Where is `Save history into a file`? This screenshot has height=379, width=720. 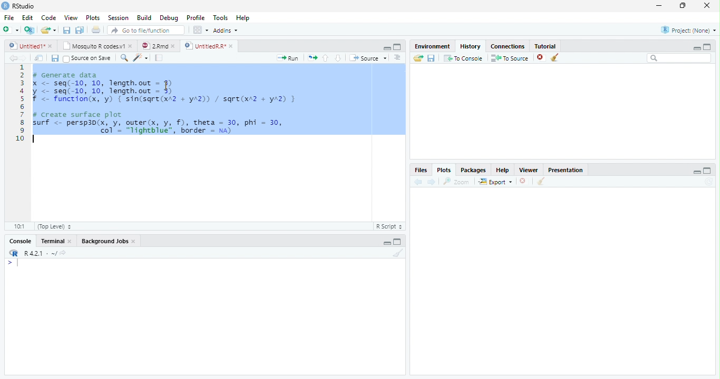 Save history into a file is located at coordinates (431, 58).